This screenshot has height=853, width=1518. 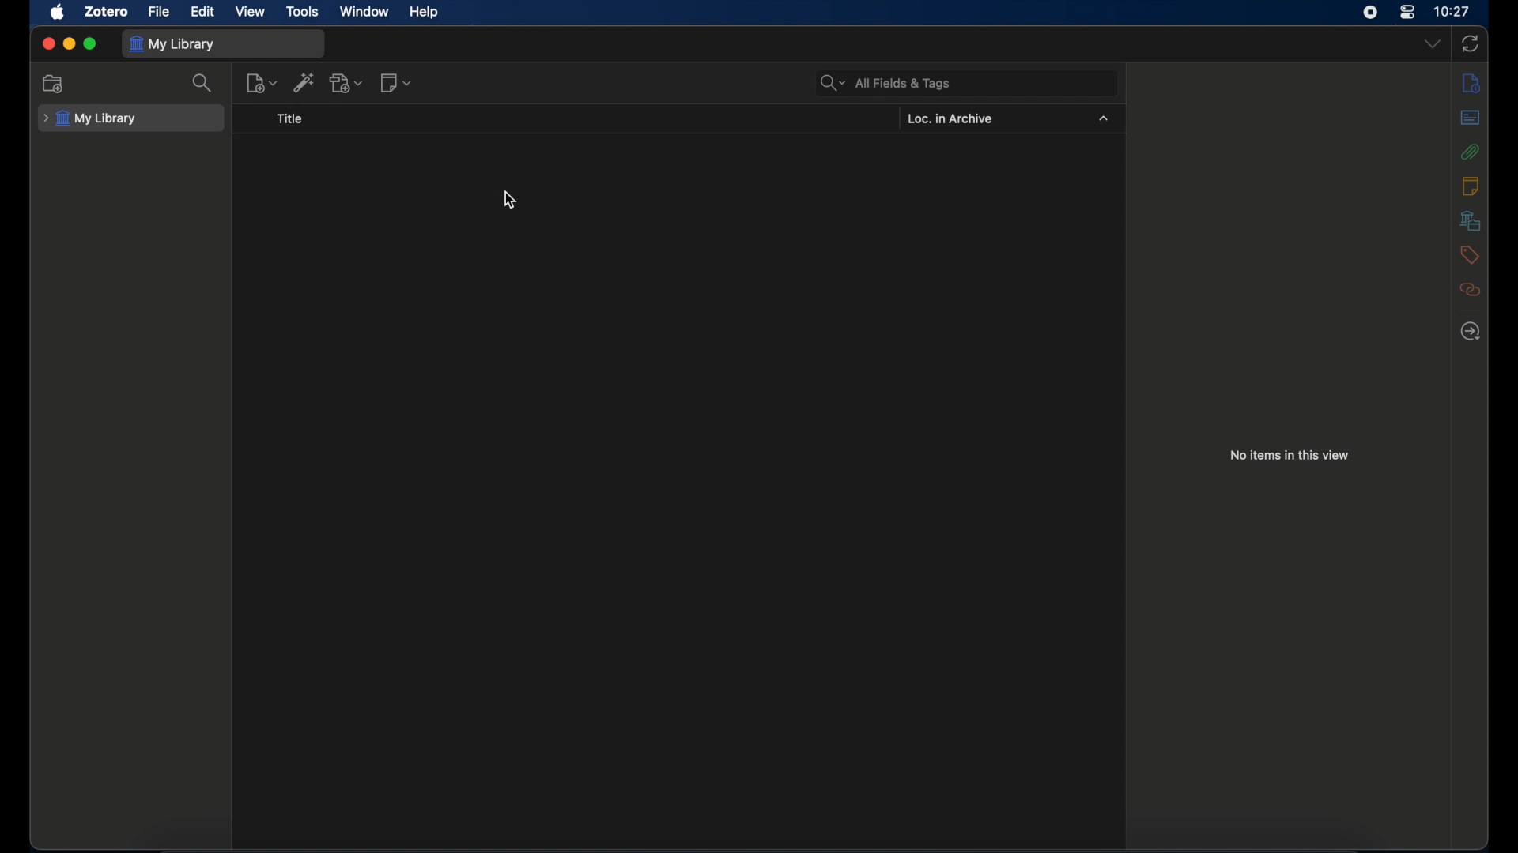 I want to click on libraries, so click(x=1471, y=220).